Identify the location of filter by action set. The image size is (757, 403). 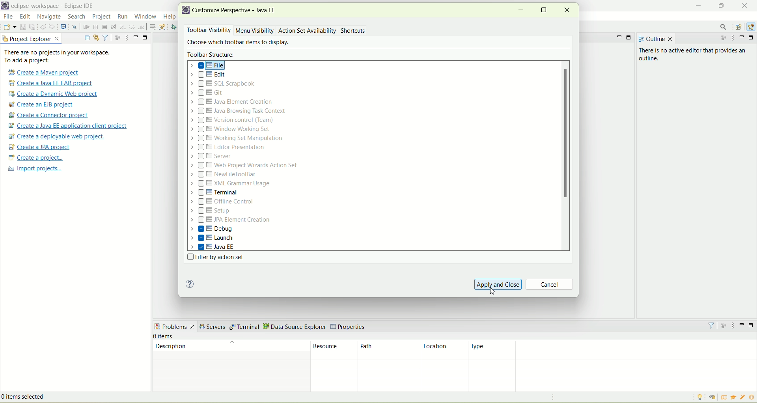
(214, 258).